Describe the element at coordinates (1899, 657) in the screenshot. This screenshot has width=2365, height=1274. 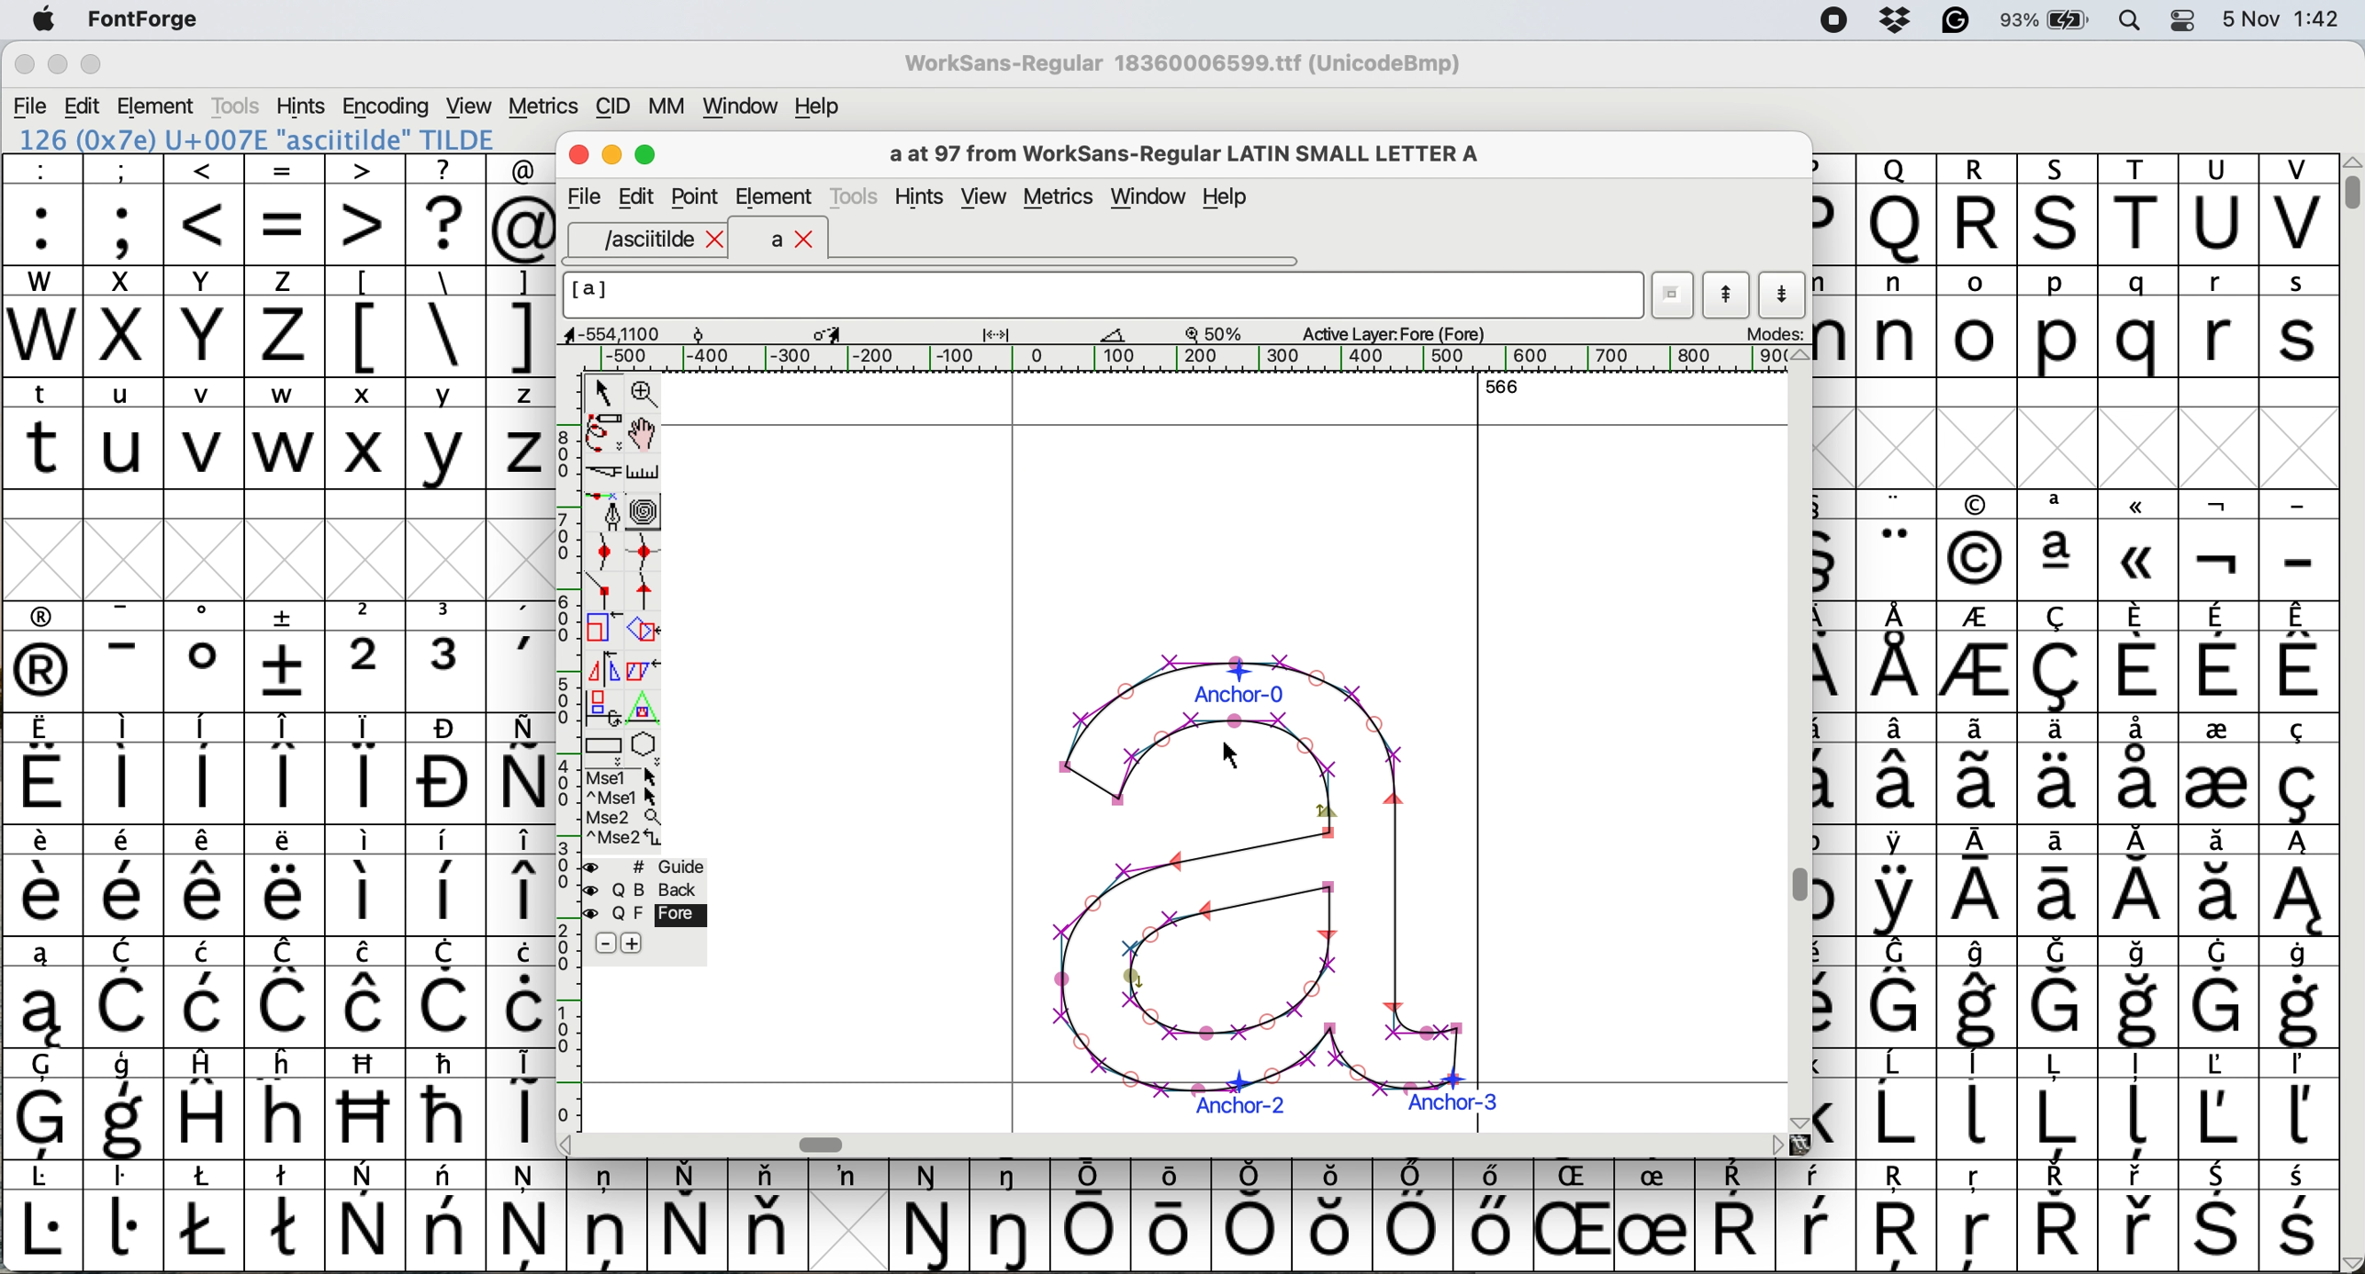
I see `symbol` at that location.